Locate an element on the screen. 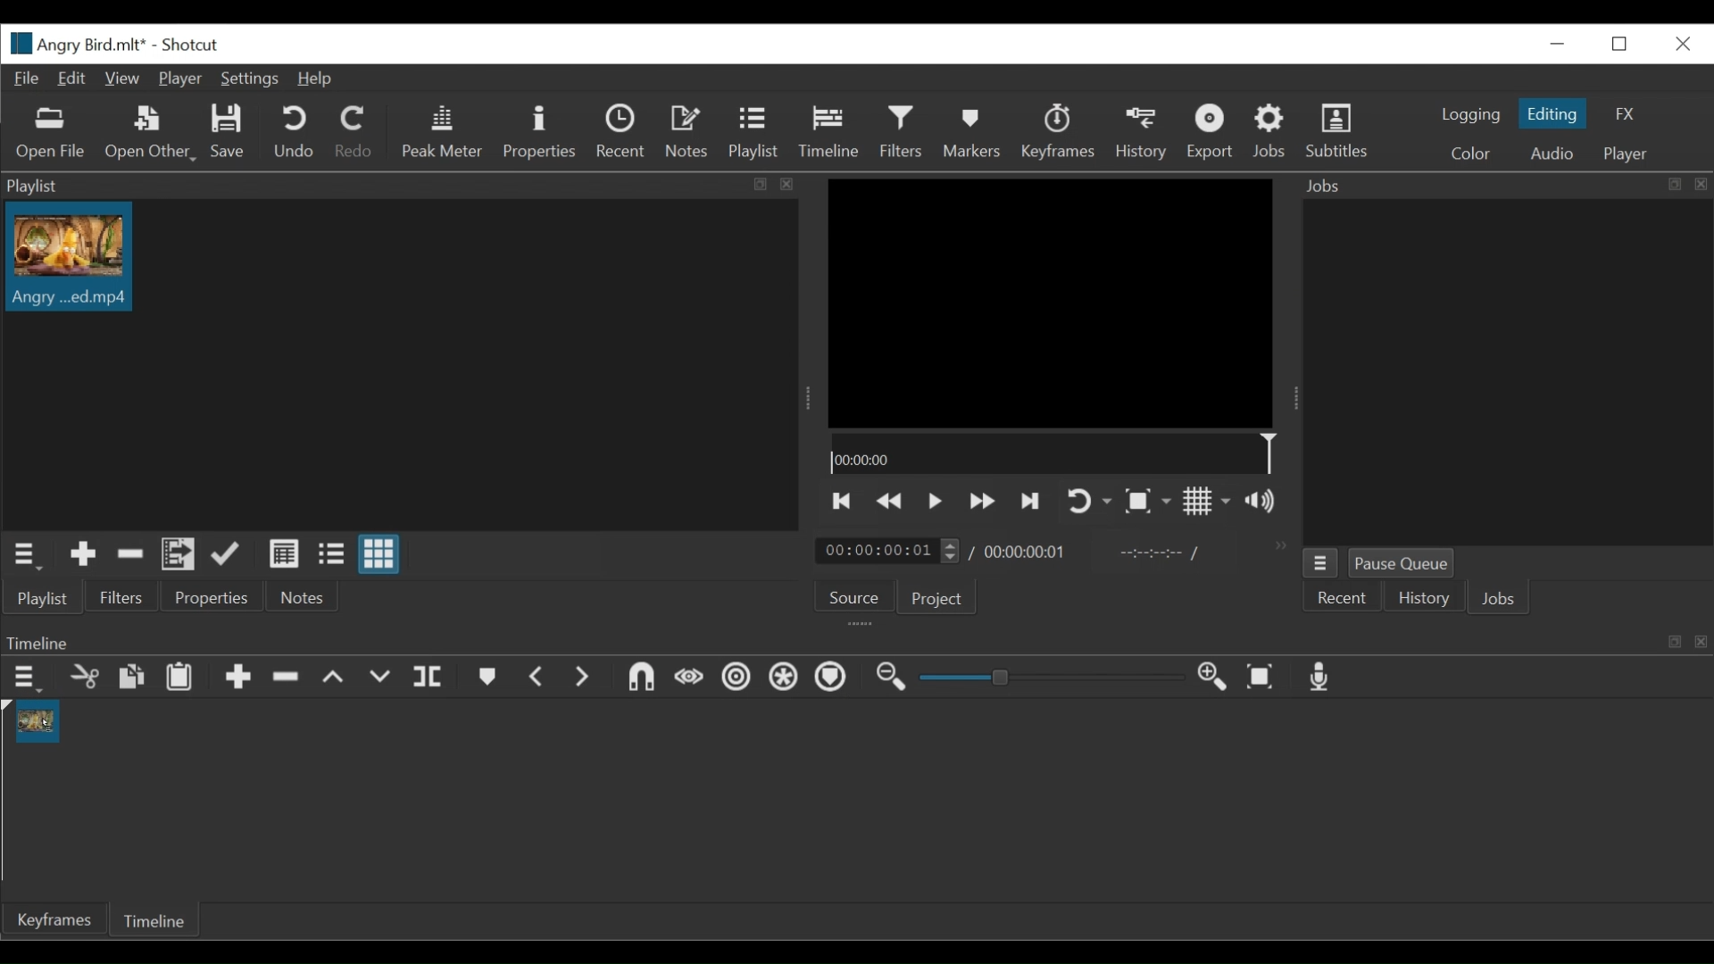 This screenshot has width=1714, height=964. Markers is located at coordinates (976, 134).